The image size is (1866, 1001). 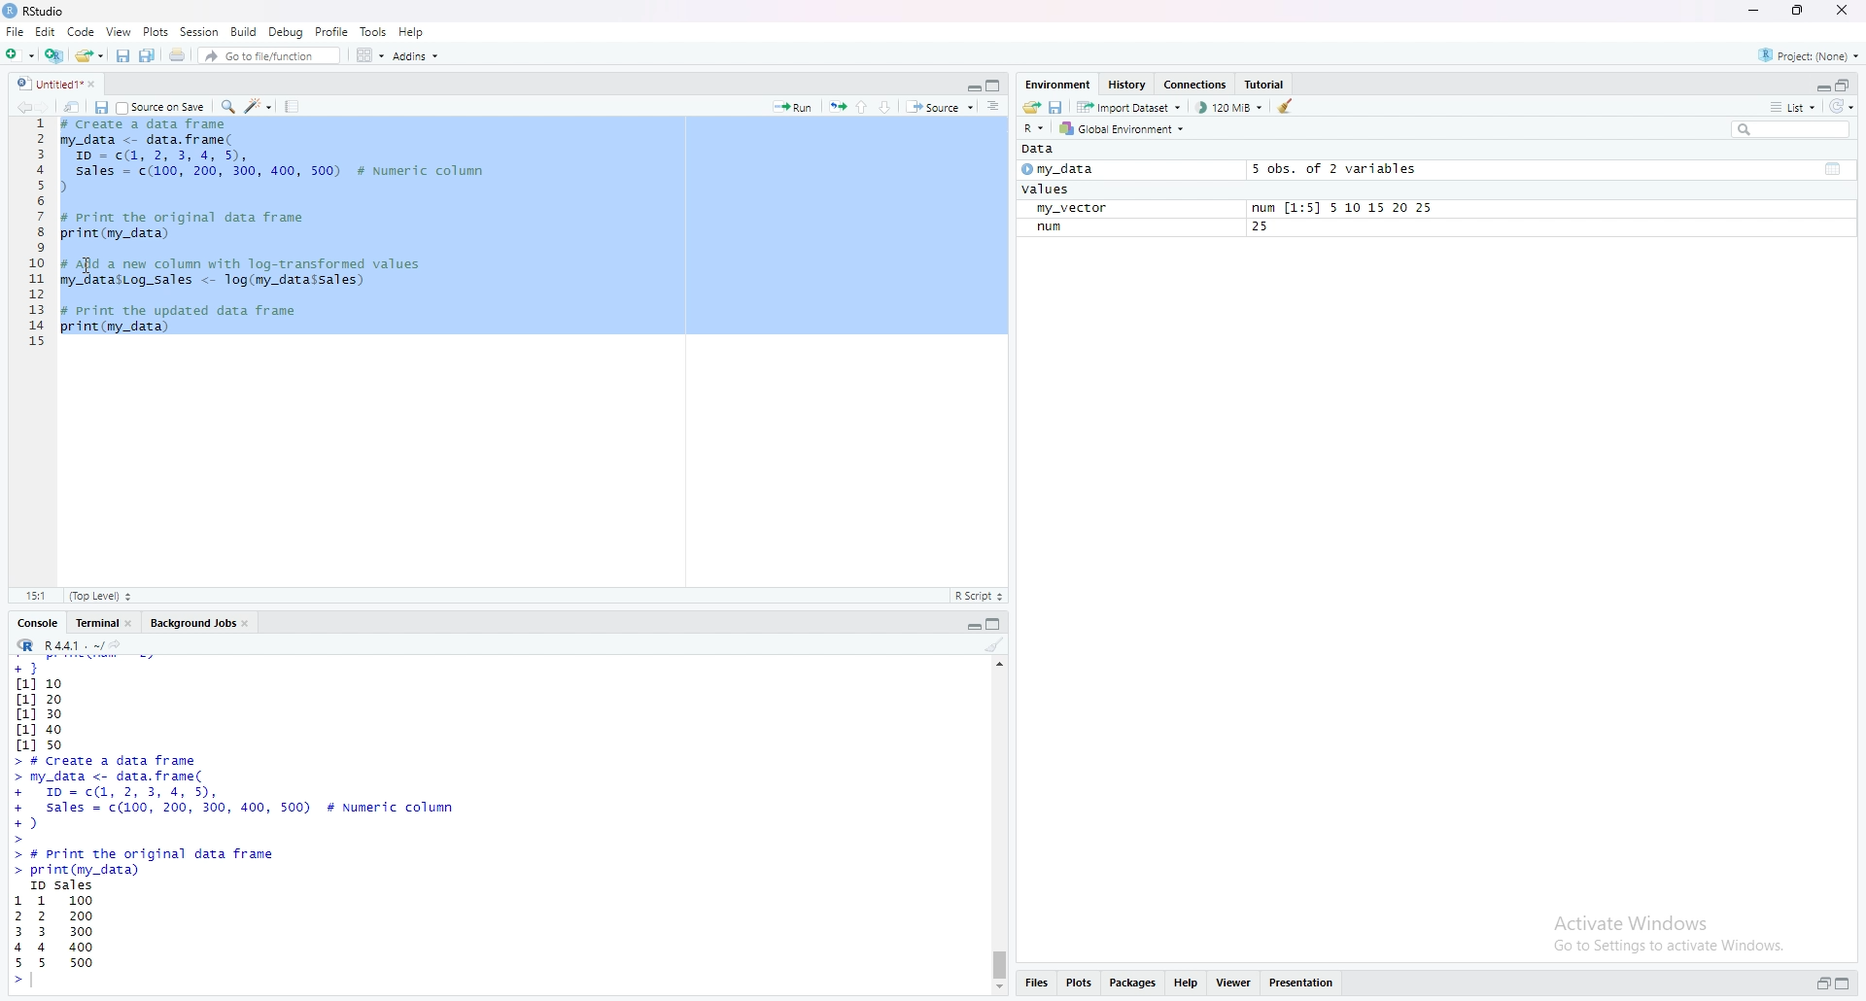 What do you see at coordinates (47, 705) in the screenshot?
I see `numerical data` at bounding box center [47, 705].